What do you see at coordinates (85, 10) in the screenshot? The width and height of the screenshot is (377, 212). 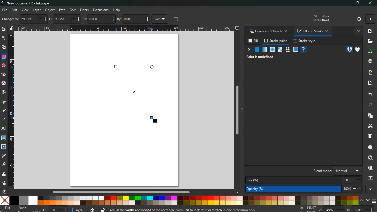 I see `filters` at bounding box center [85, 10].